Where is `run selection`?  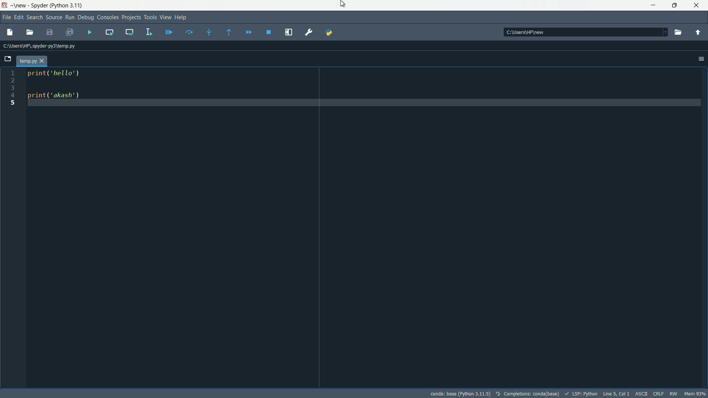 run selection is located at coordinates (149, 31).